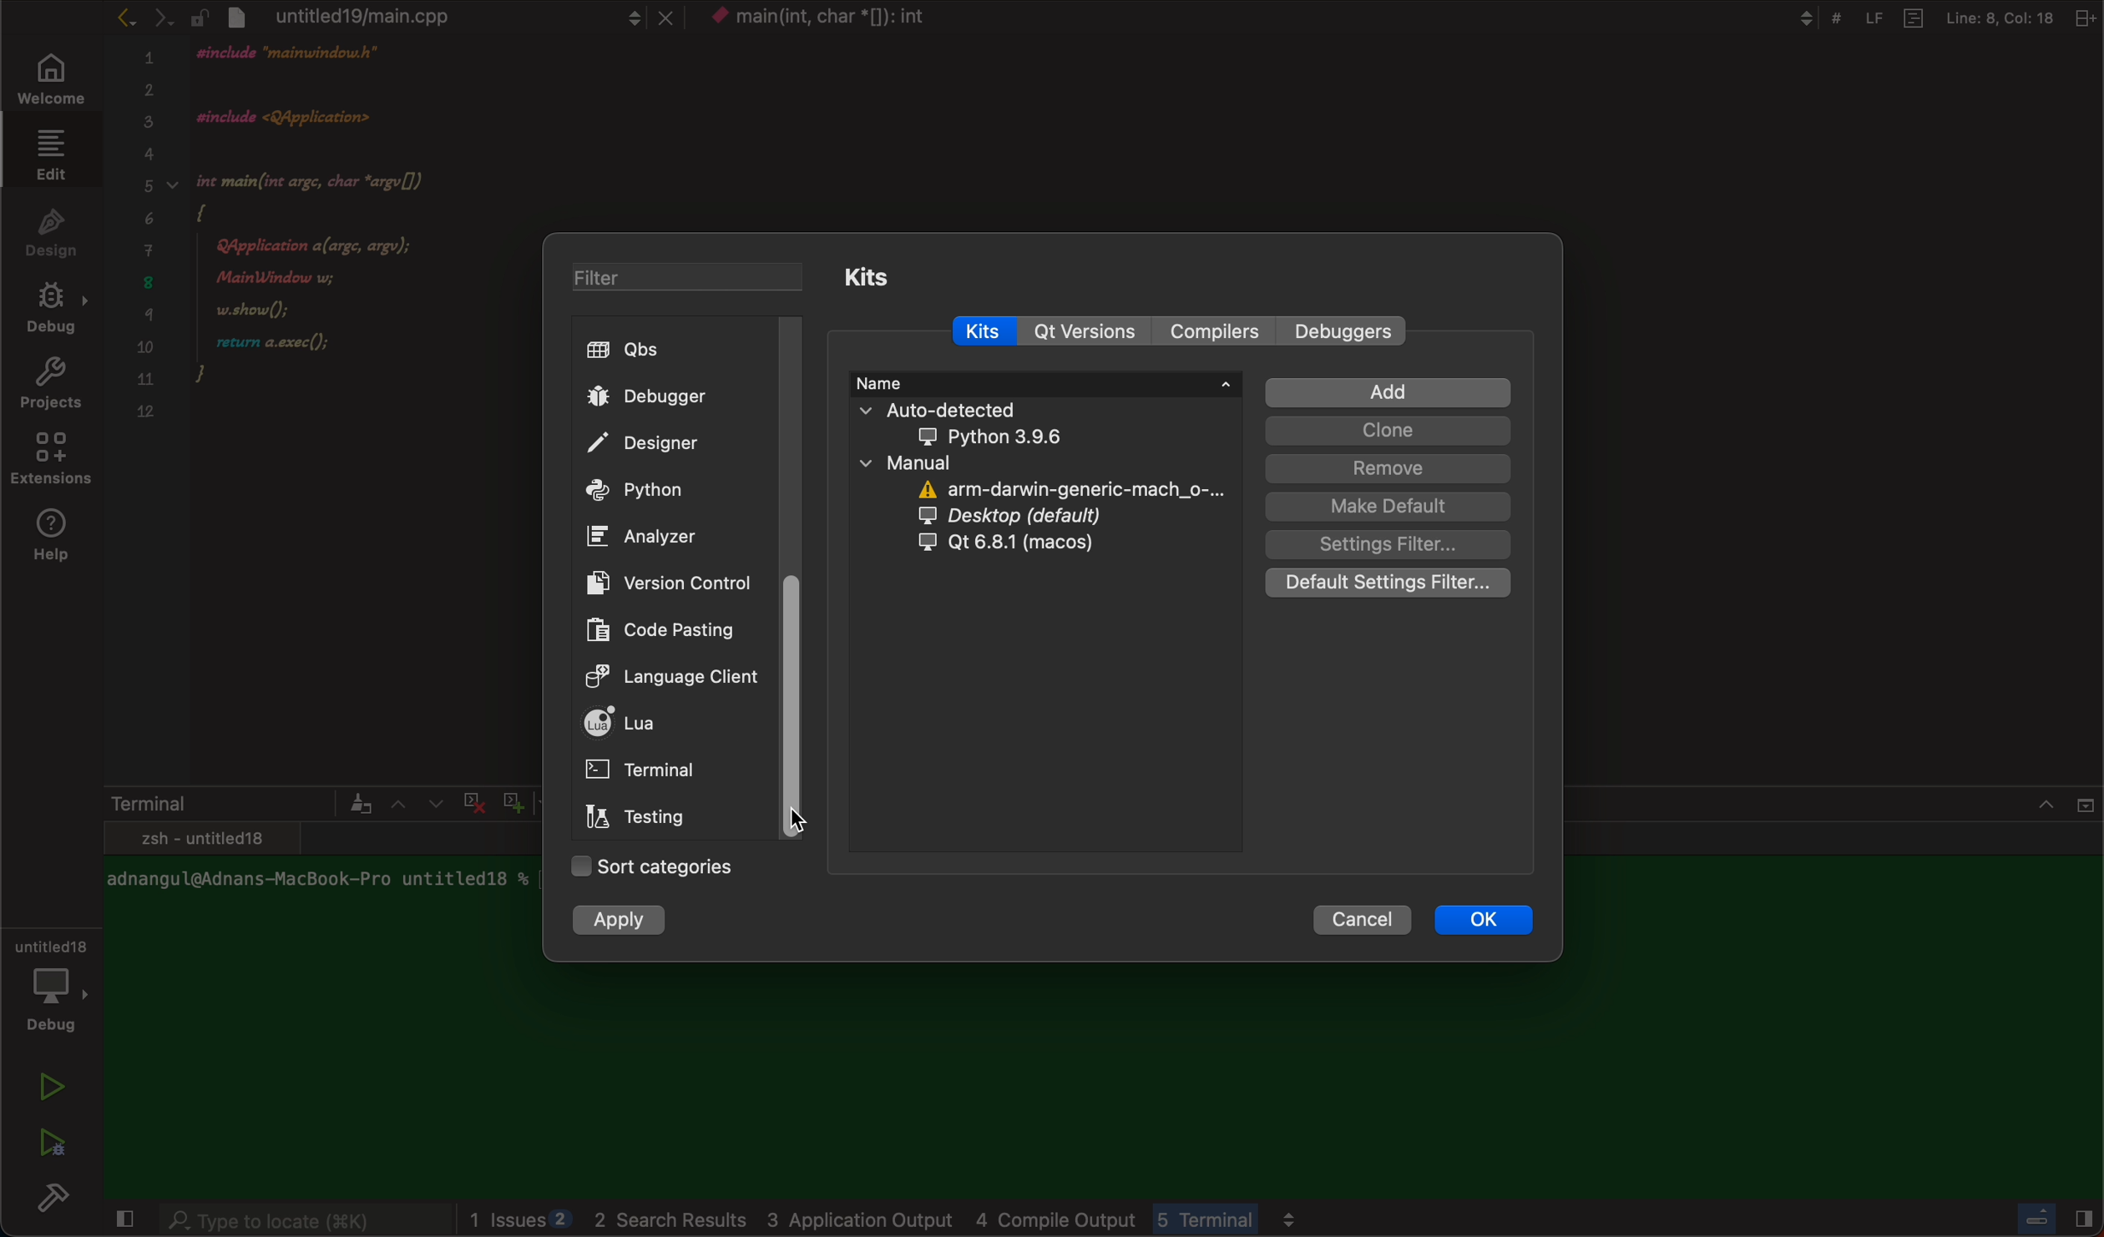 This screenshot has height=1237, width=2104. Describe the element at coordinates (662, 582) in the screenshot. I see `version controls ` at that location.